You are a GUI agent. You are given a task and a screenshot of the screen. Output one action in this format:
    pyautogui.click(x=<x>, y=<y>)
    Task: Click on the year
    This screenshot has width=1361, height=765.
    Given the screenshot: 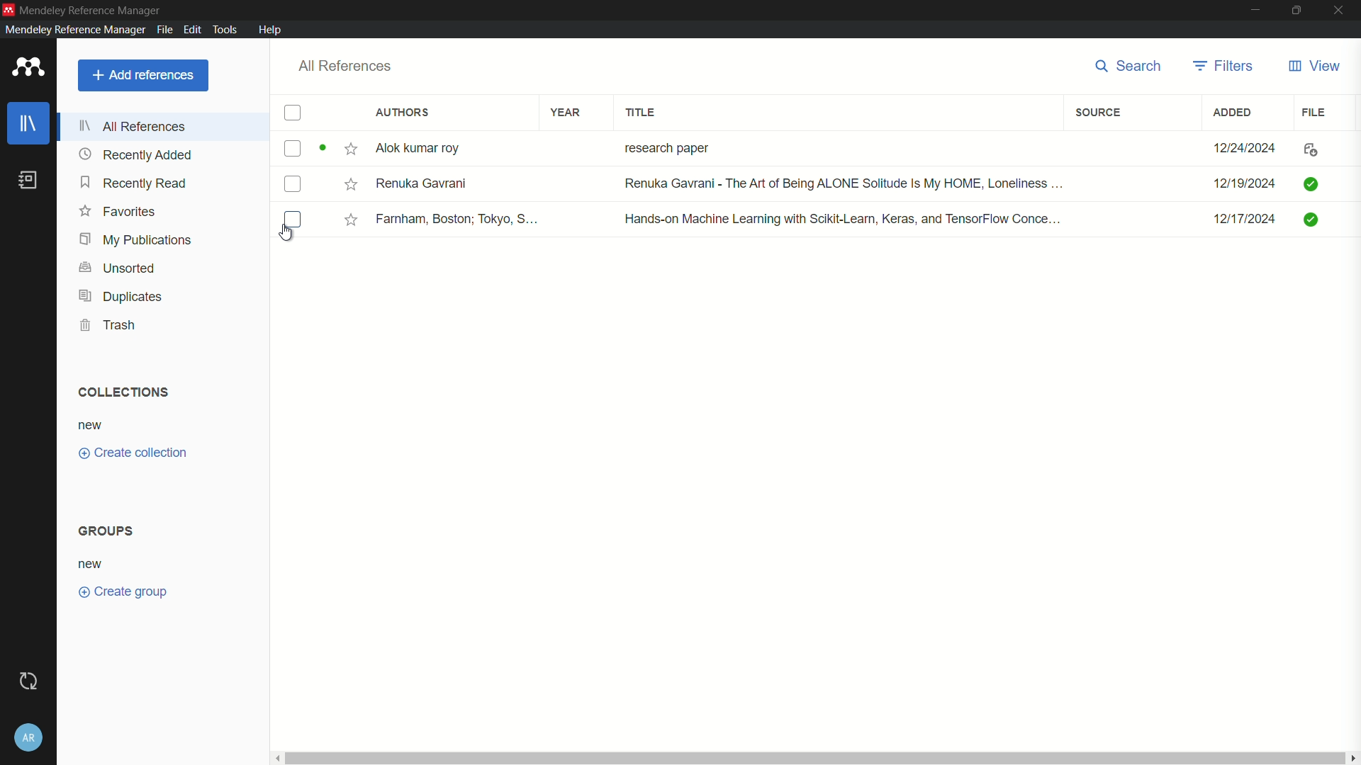 What is the action you would take?
    pyautogui.click(x=566, y=112)
    